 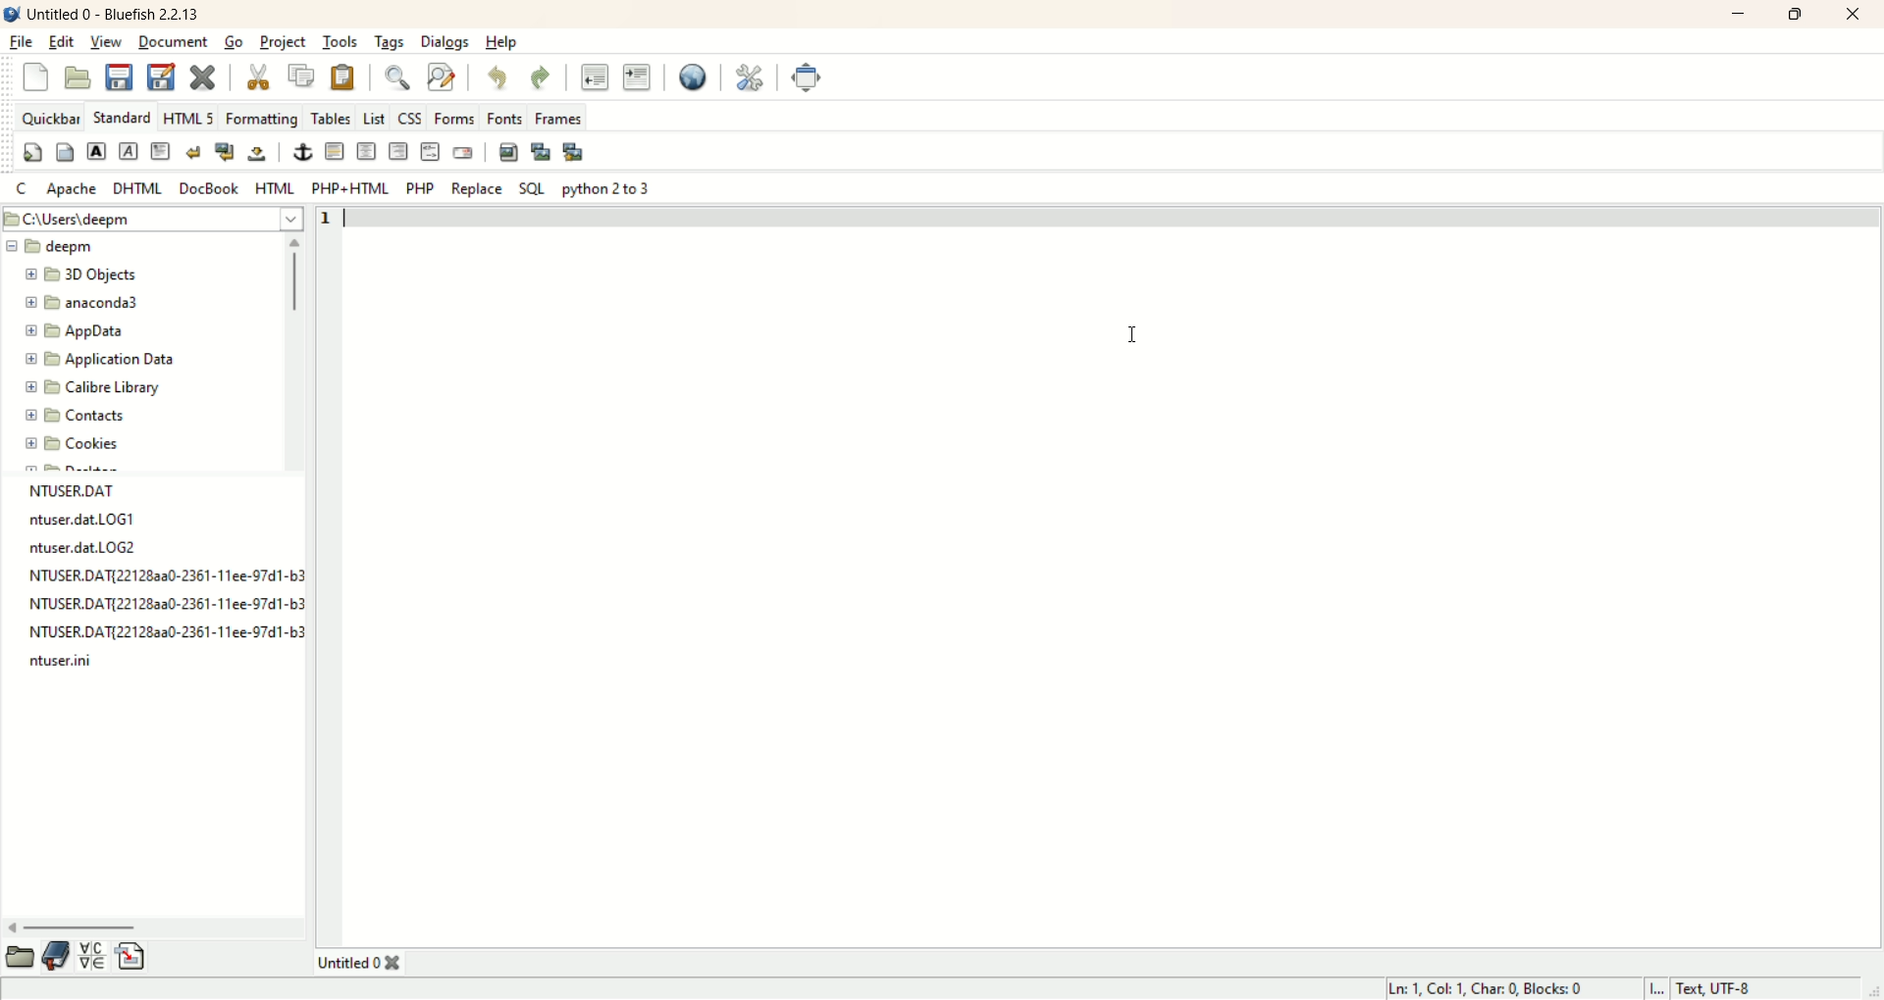 What do you see at coordinates (87, 275) in the screenshot?
I see `3D onjects` at bounding box center [87, 275].